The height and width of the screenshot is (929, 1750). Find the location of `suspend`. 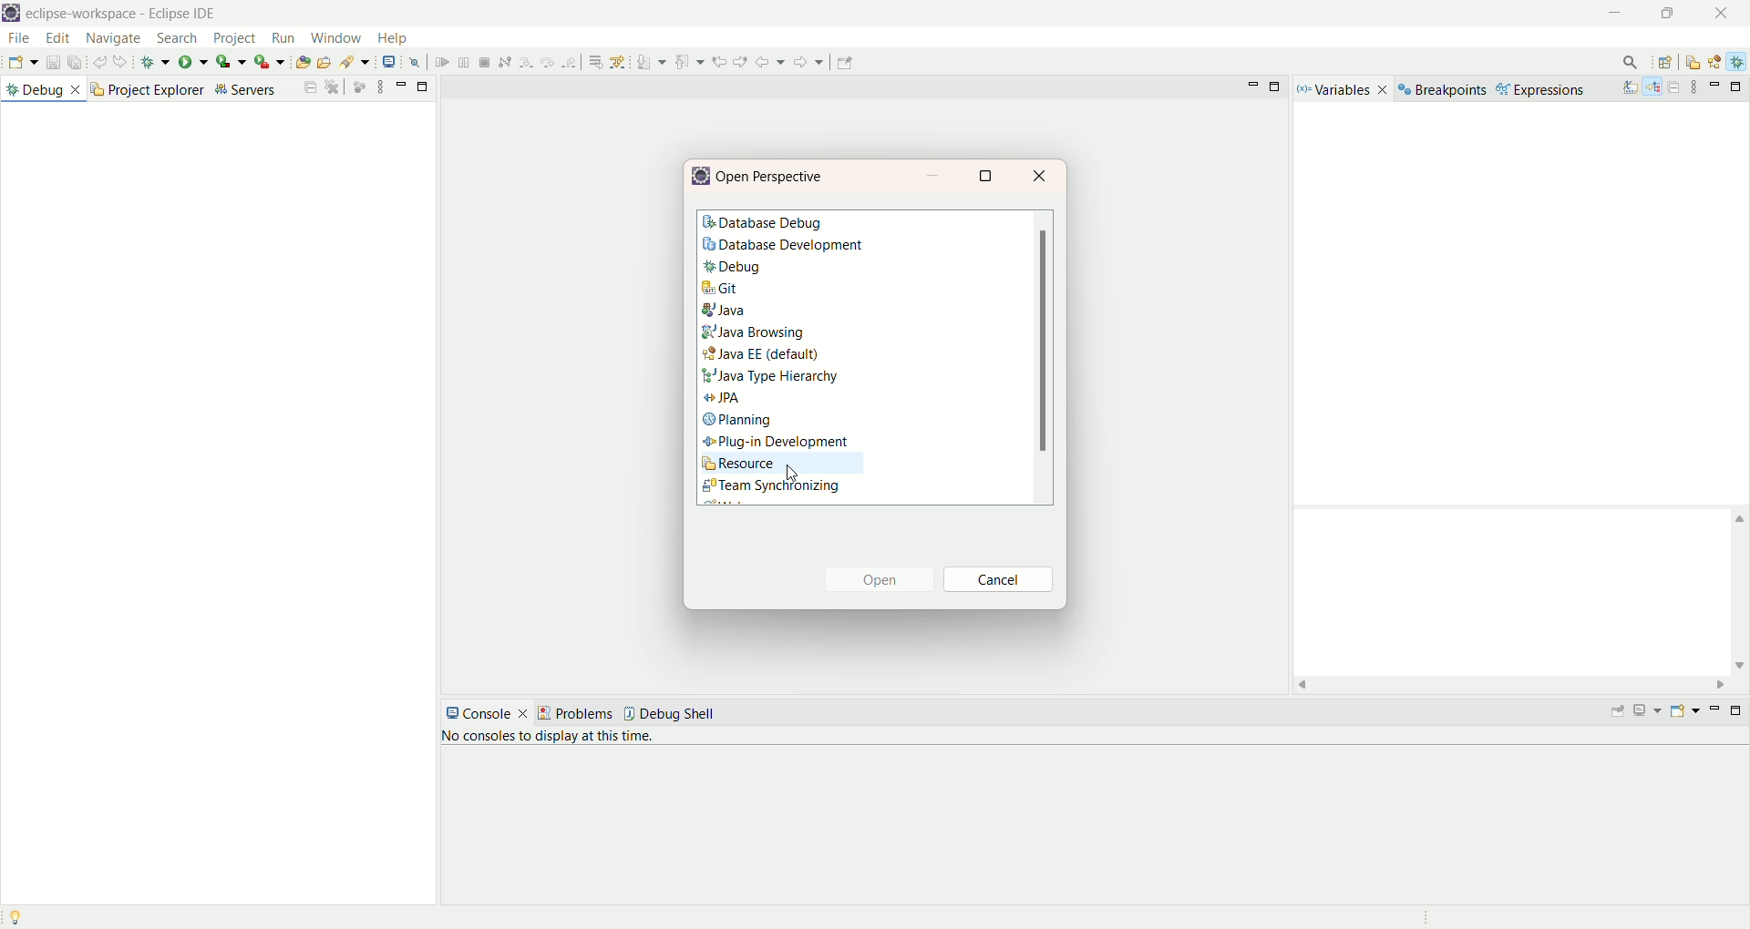

suspend is located at coordinates (594, 62).